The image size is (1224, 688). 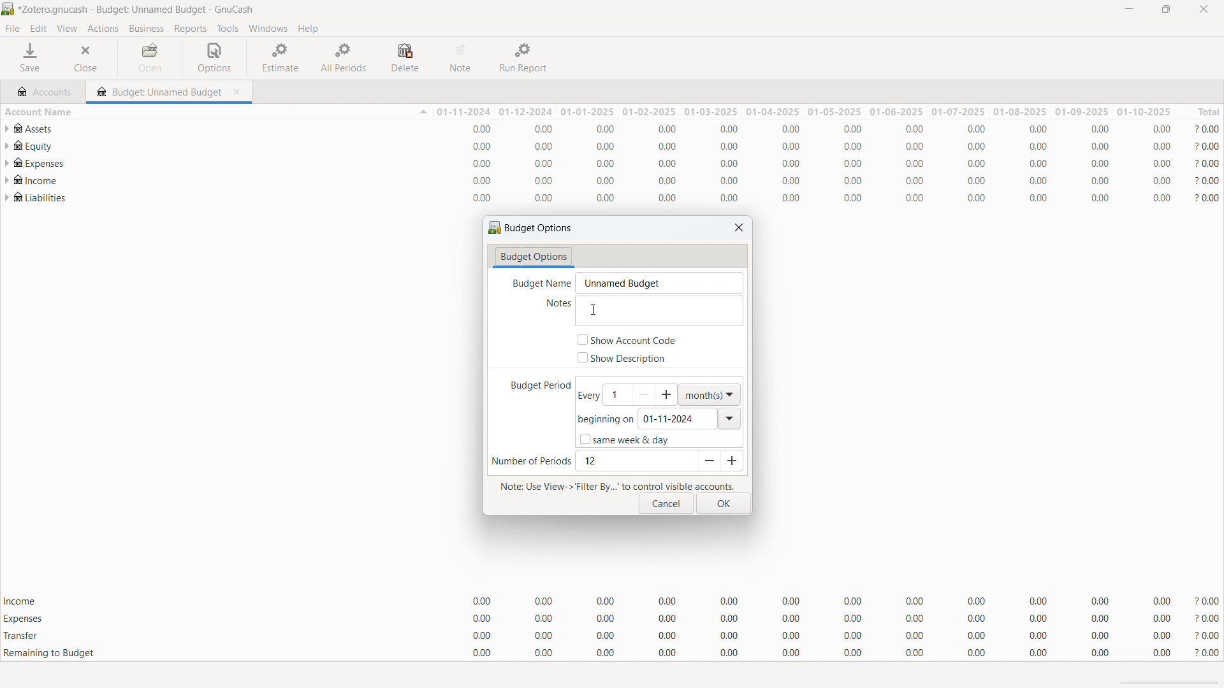 What do you see at coordinates (896, 111) in the screenshot?
I see `01-06-2025` at bounding box center [896, 111].